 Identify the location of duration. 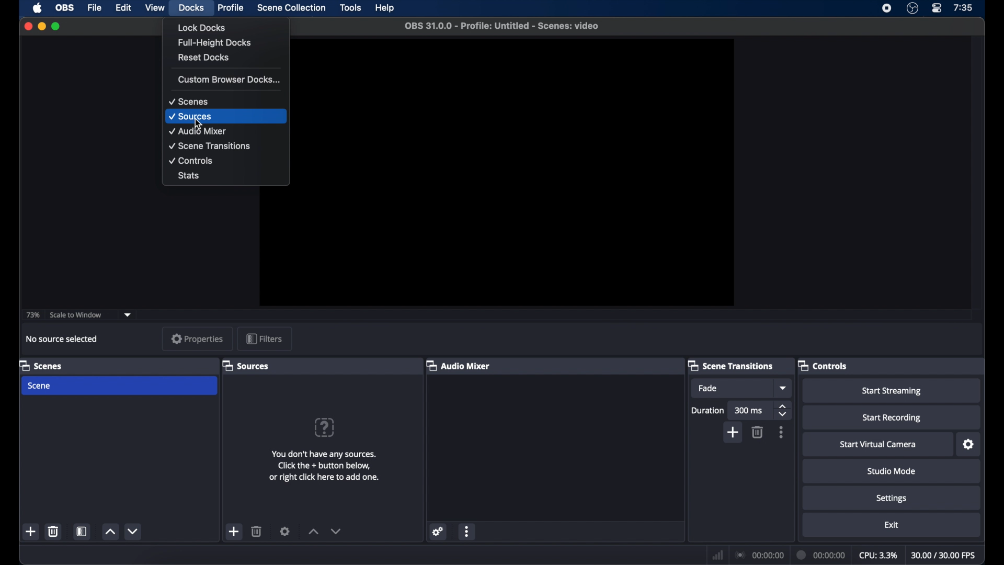
(822, 556).